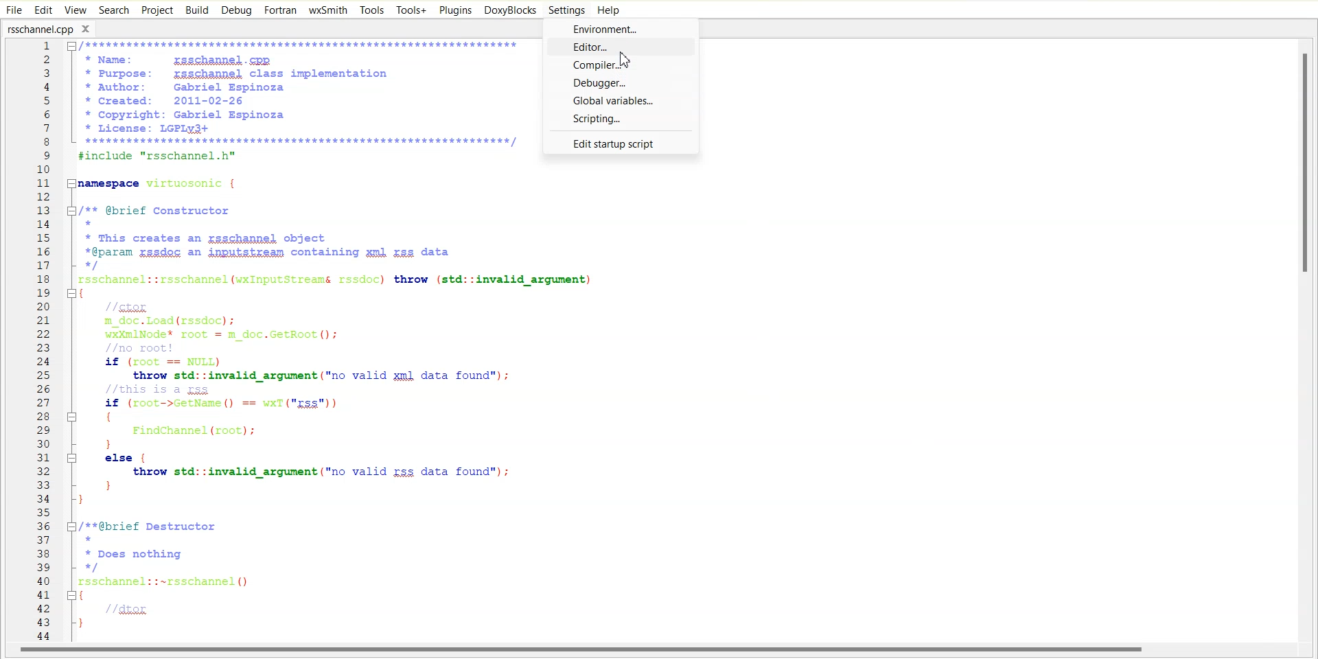 The height and width of the screenshot is (659, 1318). I want to click on File, so click(14, 10).